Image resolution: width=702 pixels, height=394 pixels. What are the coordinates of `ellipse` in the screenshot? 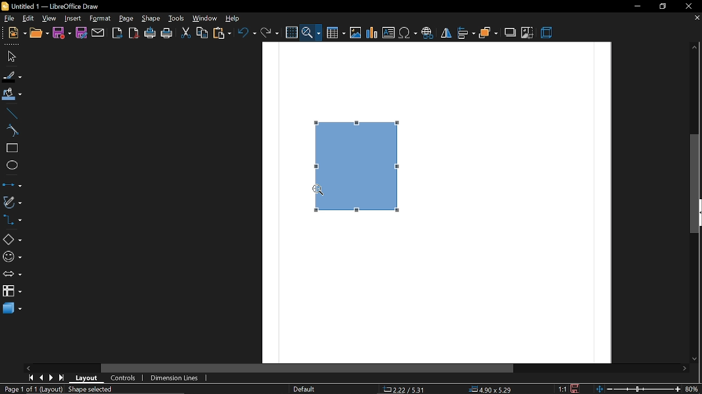 It's located at (10, 165).